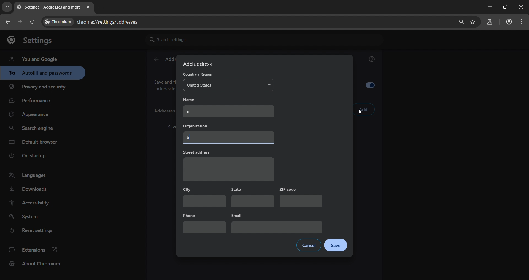 The width and height of the screenshot is (529, 280). I want to click on close tab, so click(88, 7).